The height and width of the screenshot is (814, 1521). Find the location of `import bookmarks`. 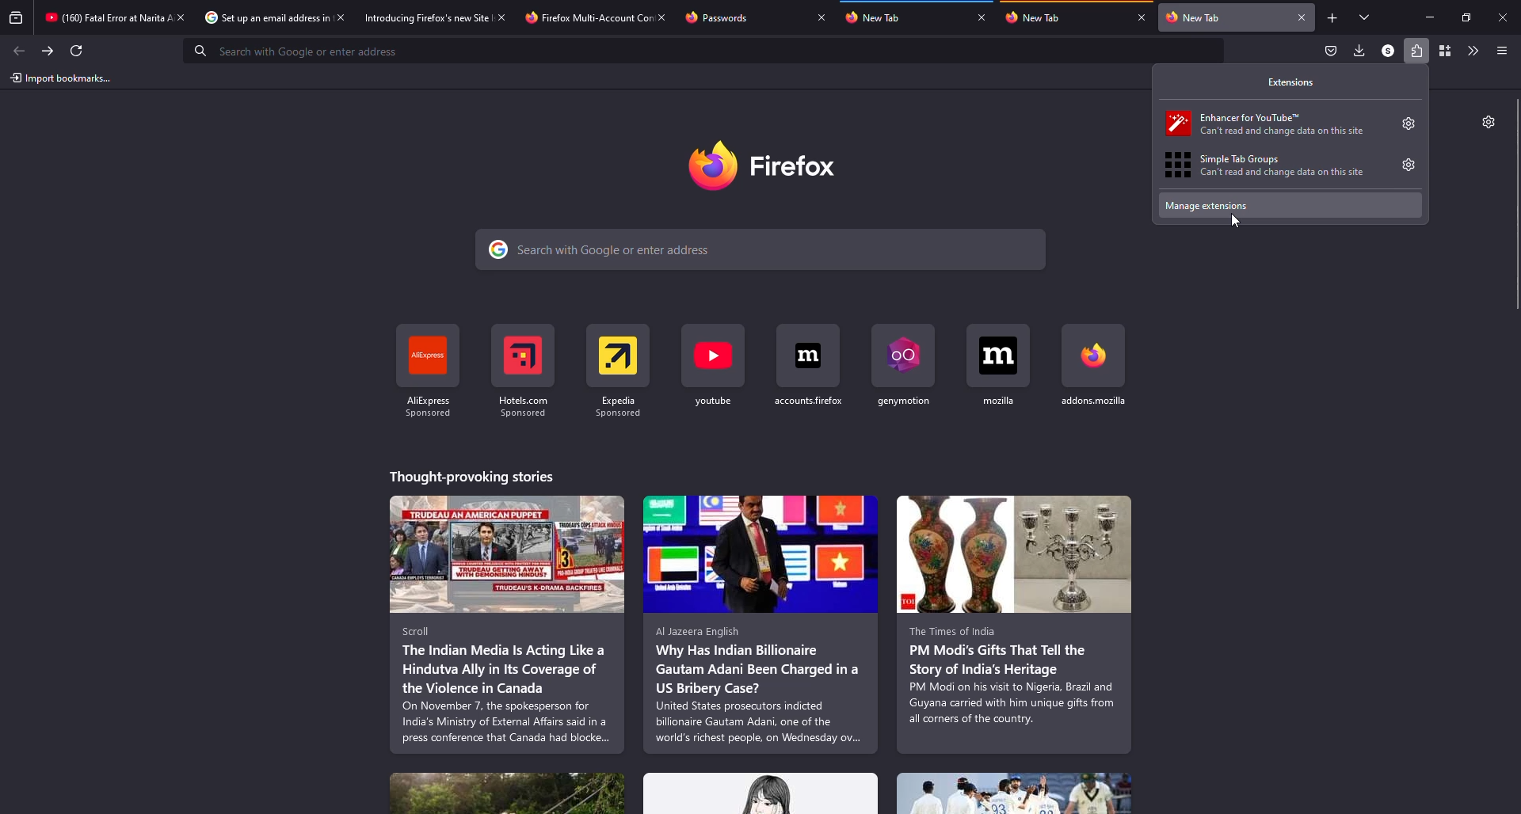

import bookmarks is located at coordinates (64, 78).